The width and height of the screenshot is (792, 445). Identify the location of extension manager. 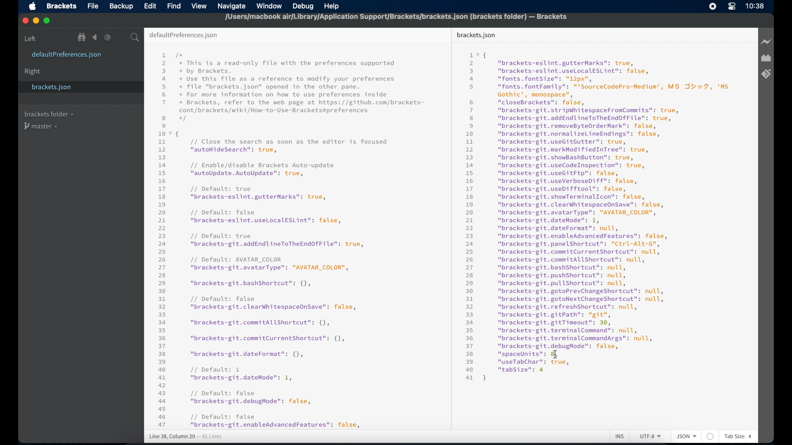
(766, 58).